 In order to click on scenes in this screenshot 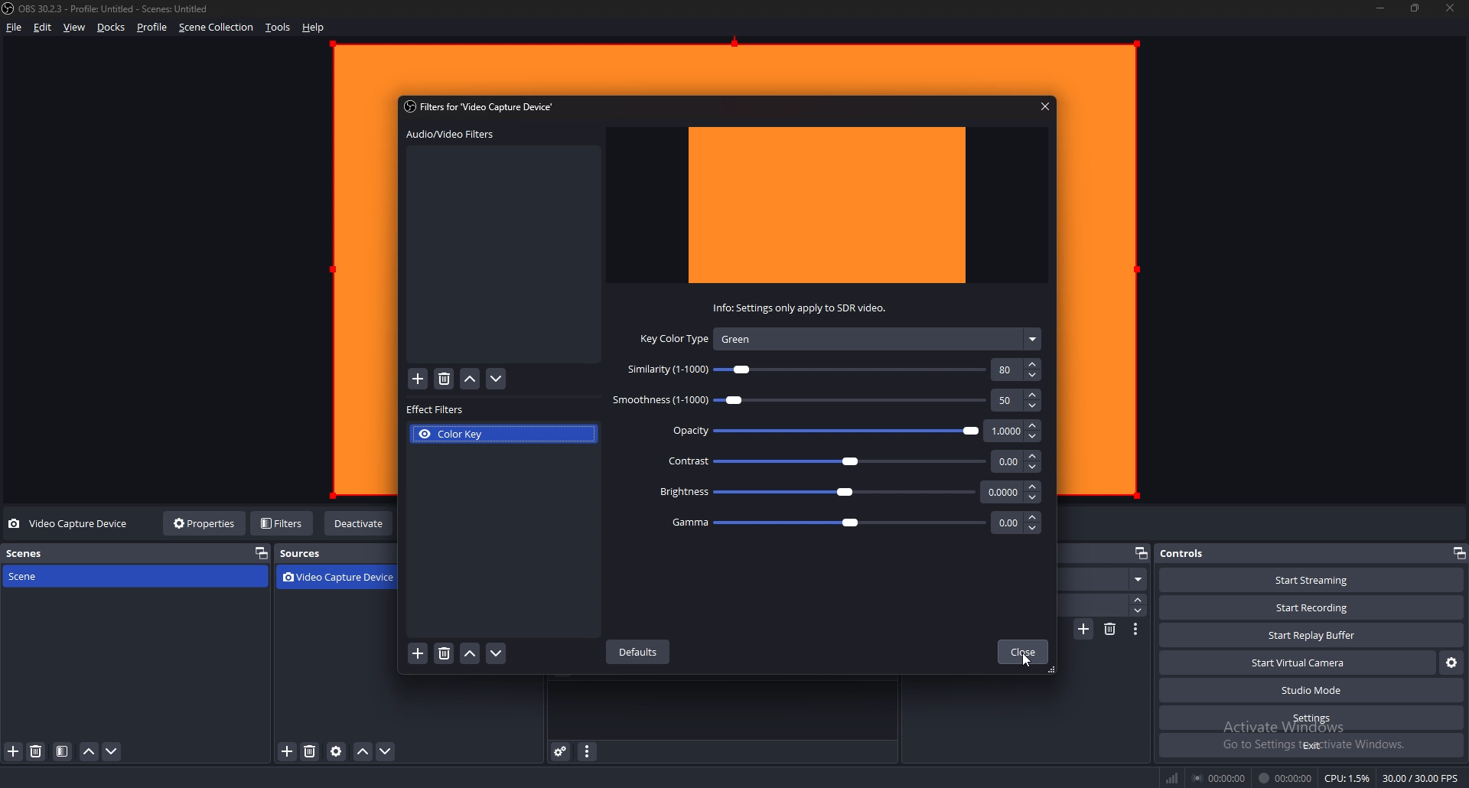, I will do `click(76, 553)`.